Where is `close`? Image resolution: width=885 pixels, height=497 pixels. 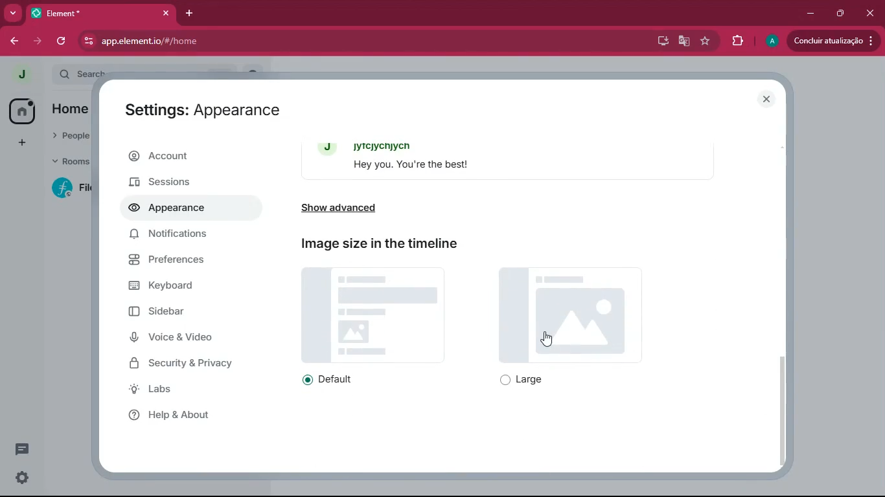 close is located at coordinates (166, 13).